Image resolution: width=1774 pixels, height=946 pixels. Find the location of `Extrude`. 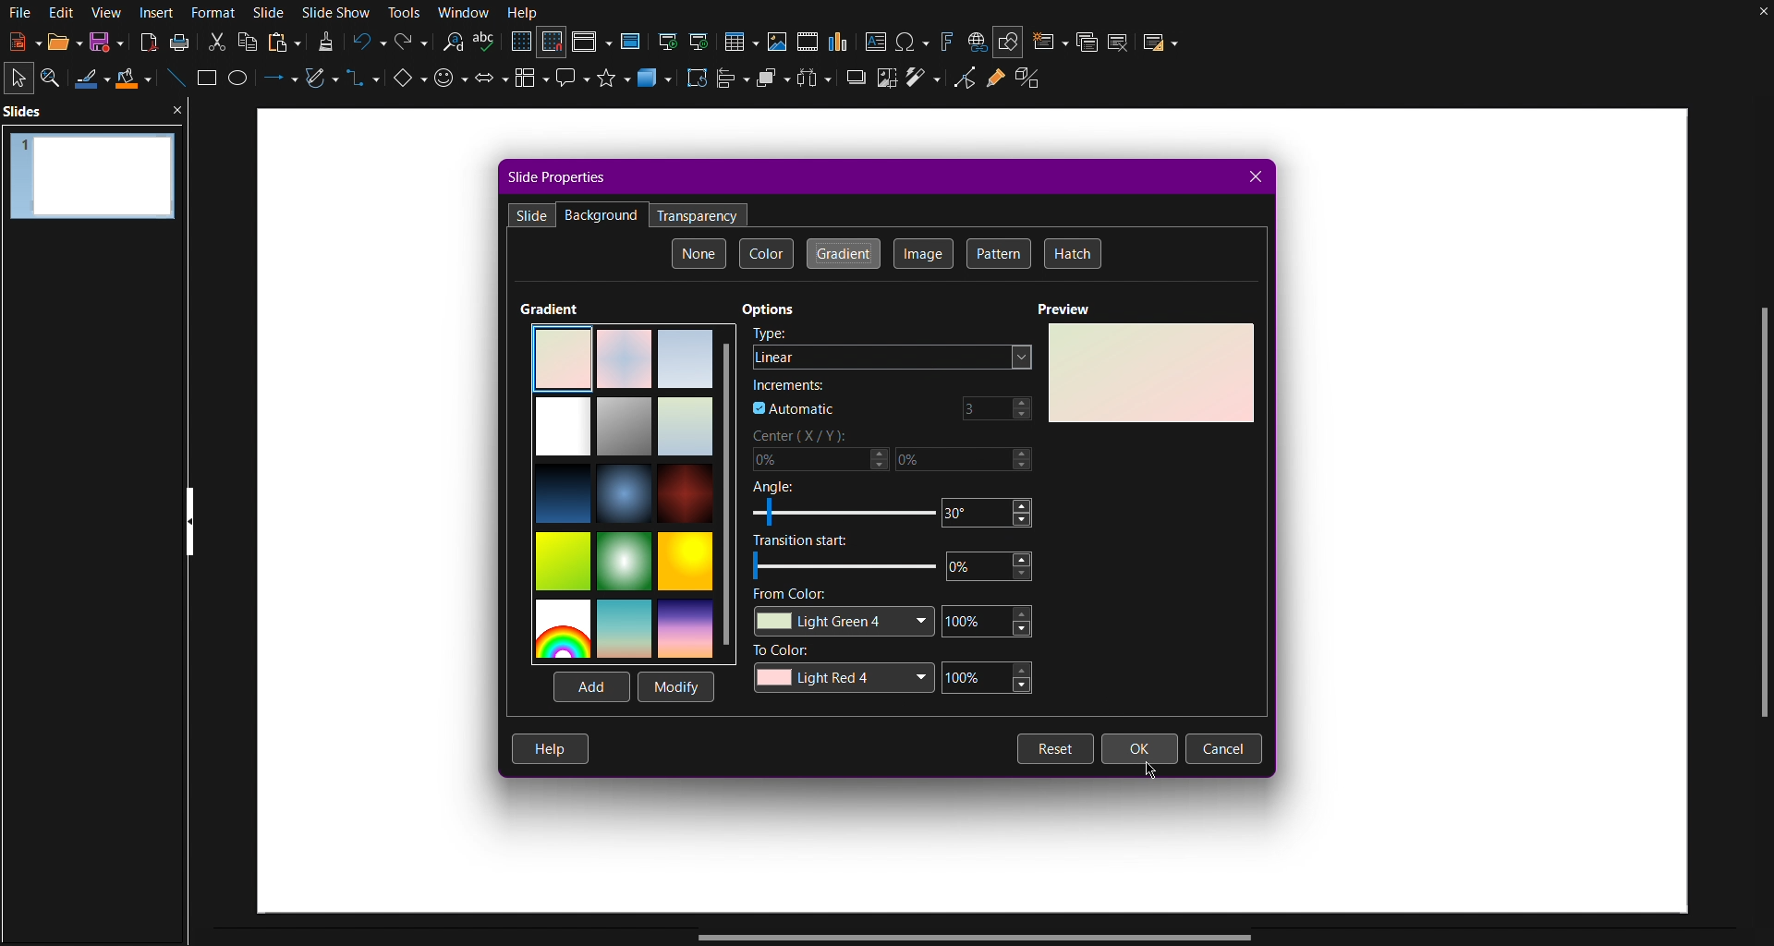

Extrude is located at coordinates (1035, 84).